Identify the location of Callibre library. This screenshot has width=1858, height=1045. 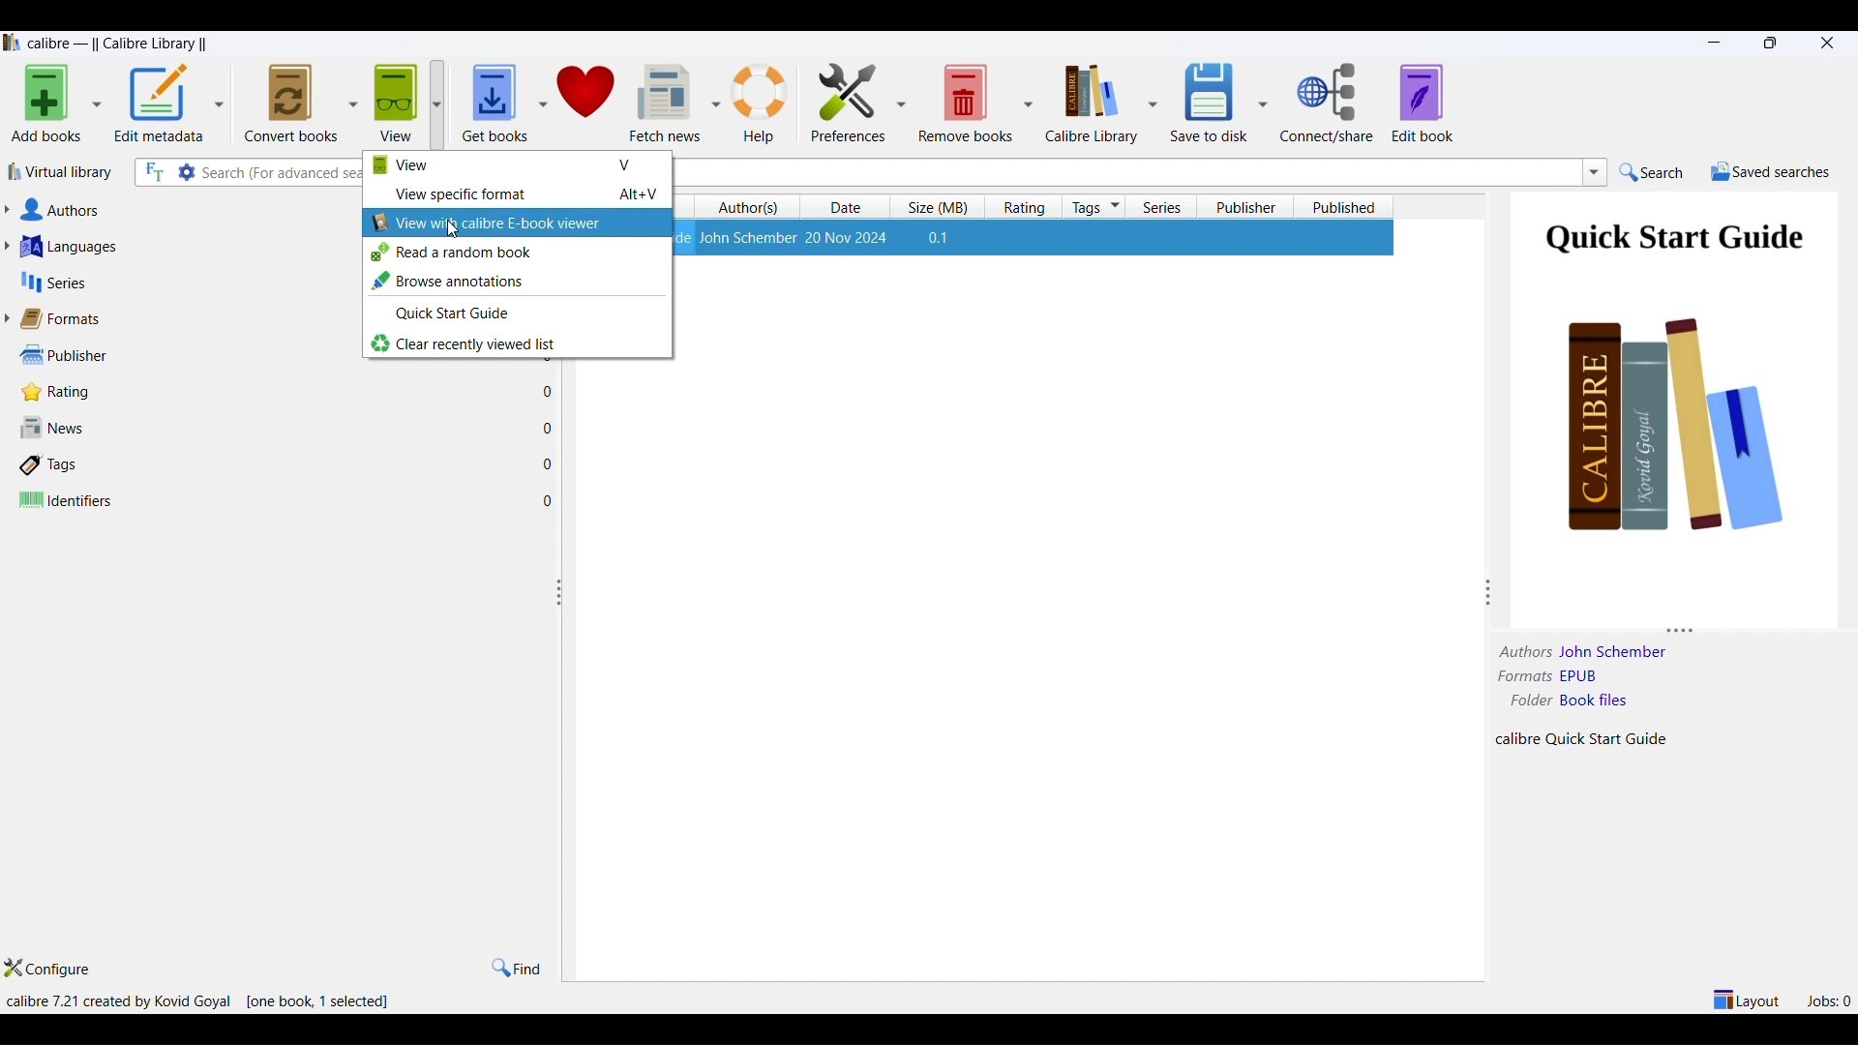
(115, 45).